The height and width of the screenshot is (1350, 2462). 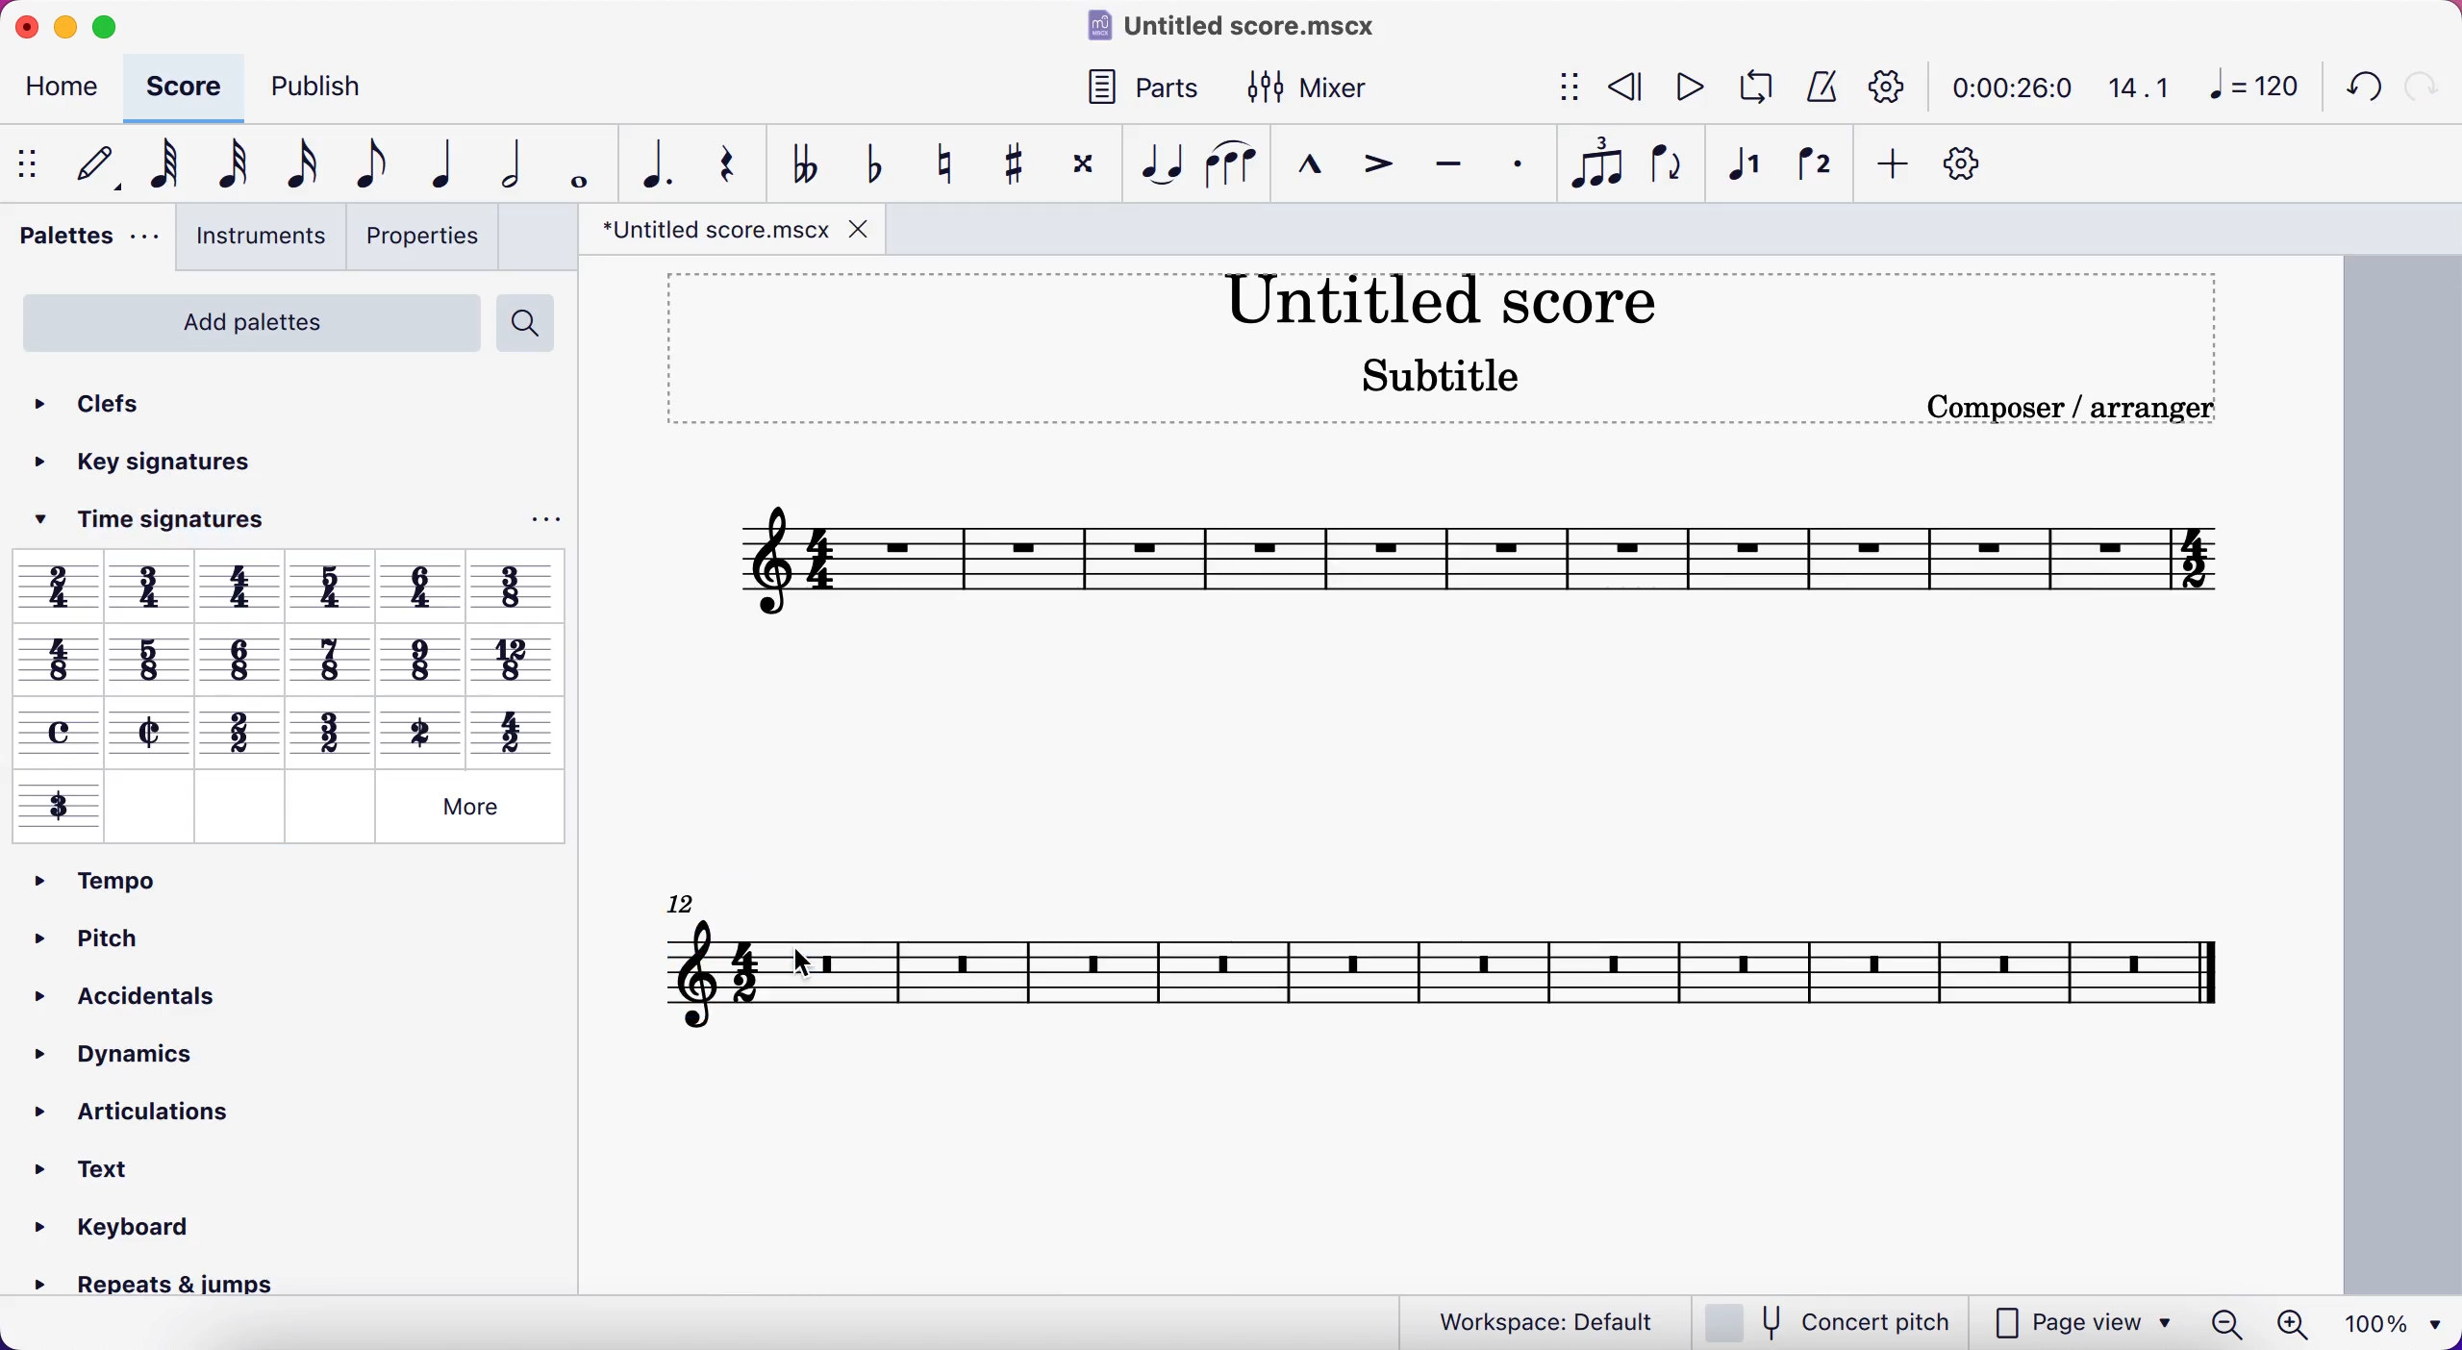 I want to click on , so click(x=328, y=810).